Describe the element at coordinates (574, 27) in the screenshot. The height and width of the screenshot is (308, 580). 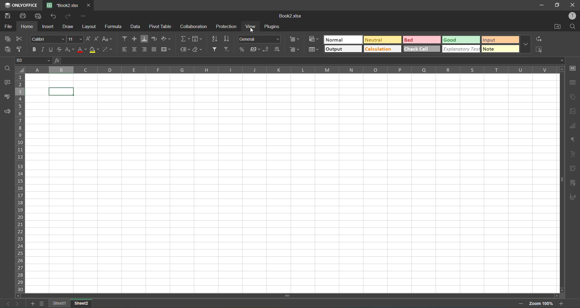
I see `find` at that location.